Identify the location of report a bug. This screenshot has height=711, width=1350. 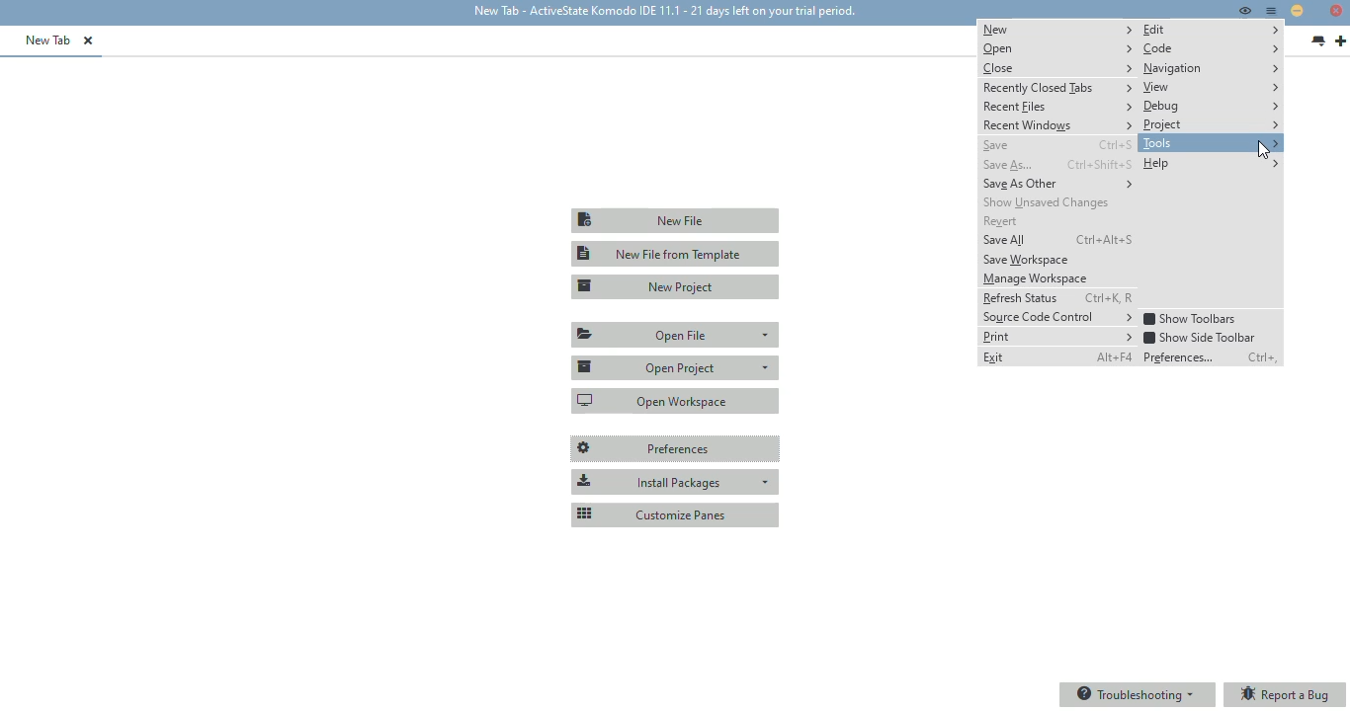
(1286, 695).